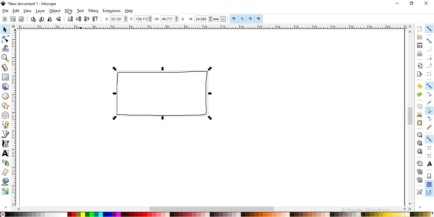 The height and width of the screenshot is (217, 434). Describe the element at coordinates (41, 11) in the screenshot. I see `layer` at that location.